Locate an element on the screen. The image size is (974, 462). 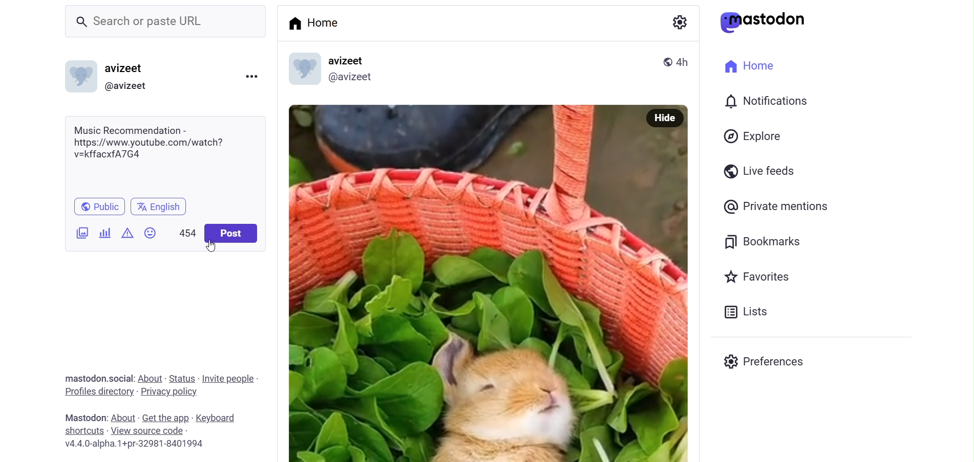
Add Poll is located at coordinates (104, 232).